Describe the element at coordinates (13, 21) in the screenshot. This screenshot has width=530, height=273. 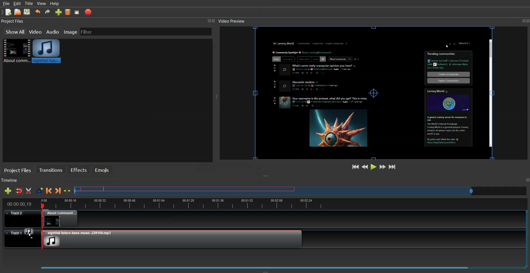
I see `Project Files` at that location.